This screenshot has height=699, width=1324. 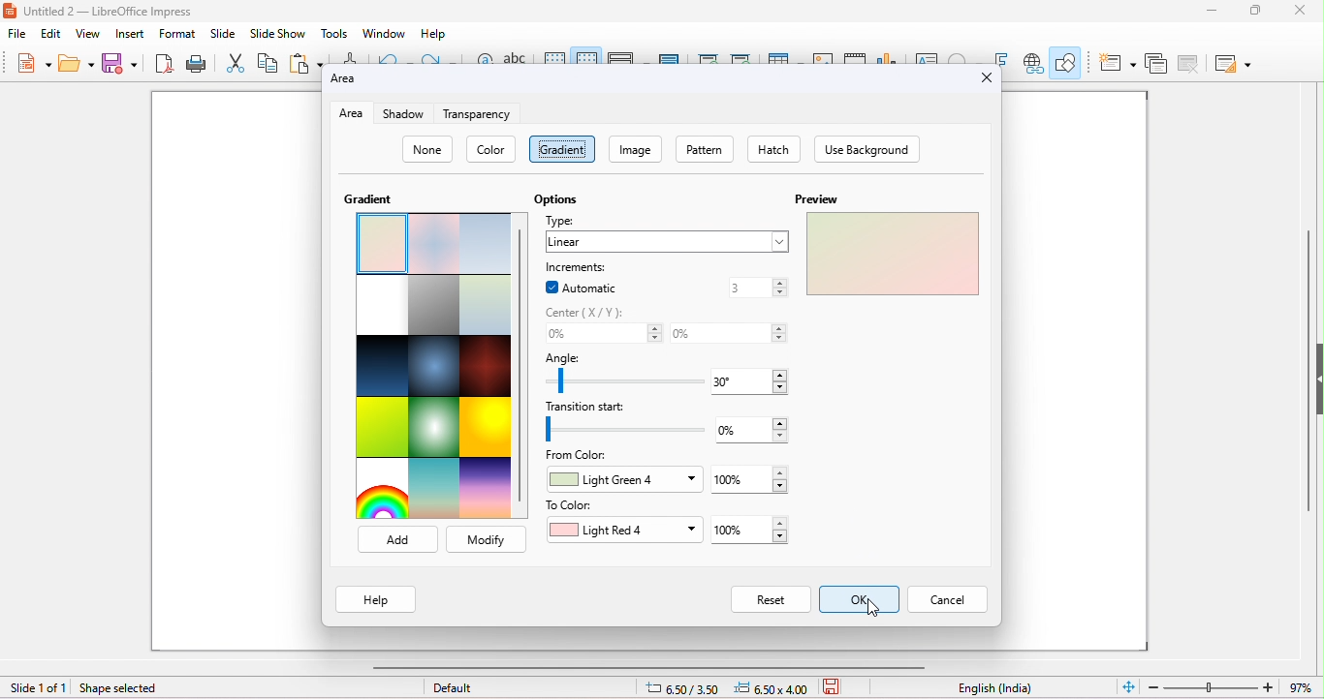 What do you see at coordinates (486, 539) in the screenshot?
I see `cancel` at bounding box center [486, 539].